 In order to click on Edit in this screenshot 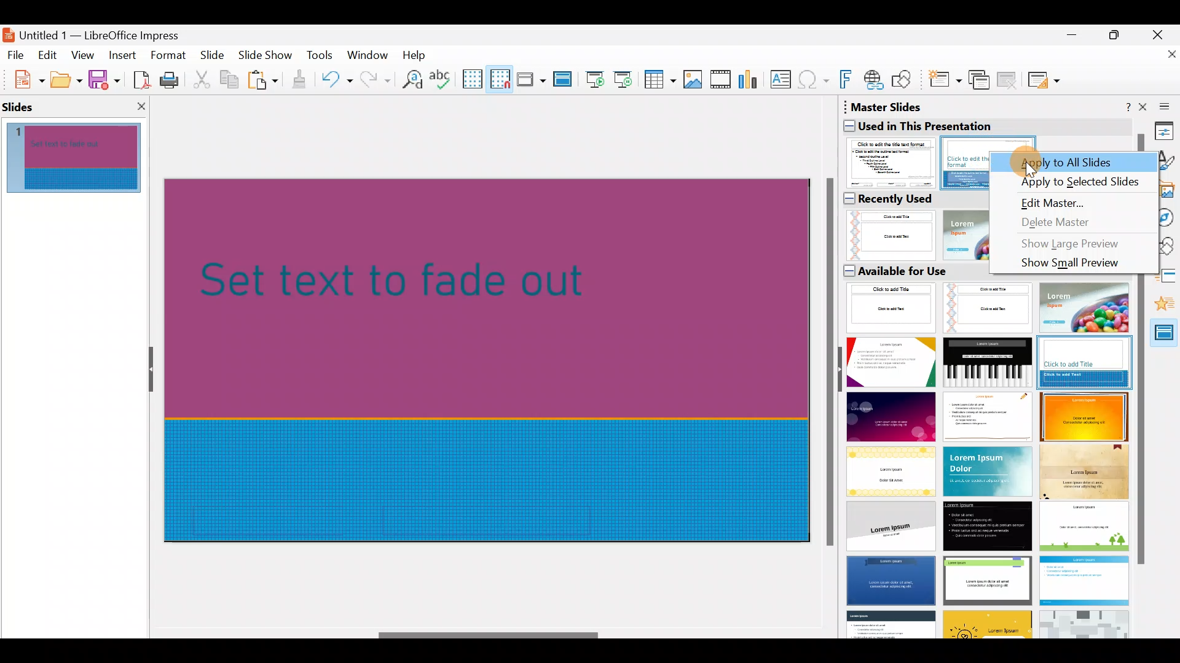, I will do `click(49, 55)`.